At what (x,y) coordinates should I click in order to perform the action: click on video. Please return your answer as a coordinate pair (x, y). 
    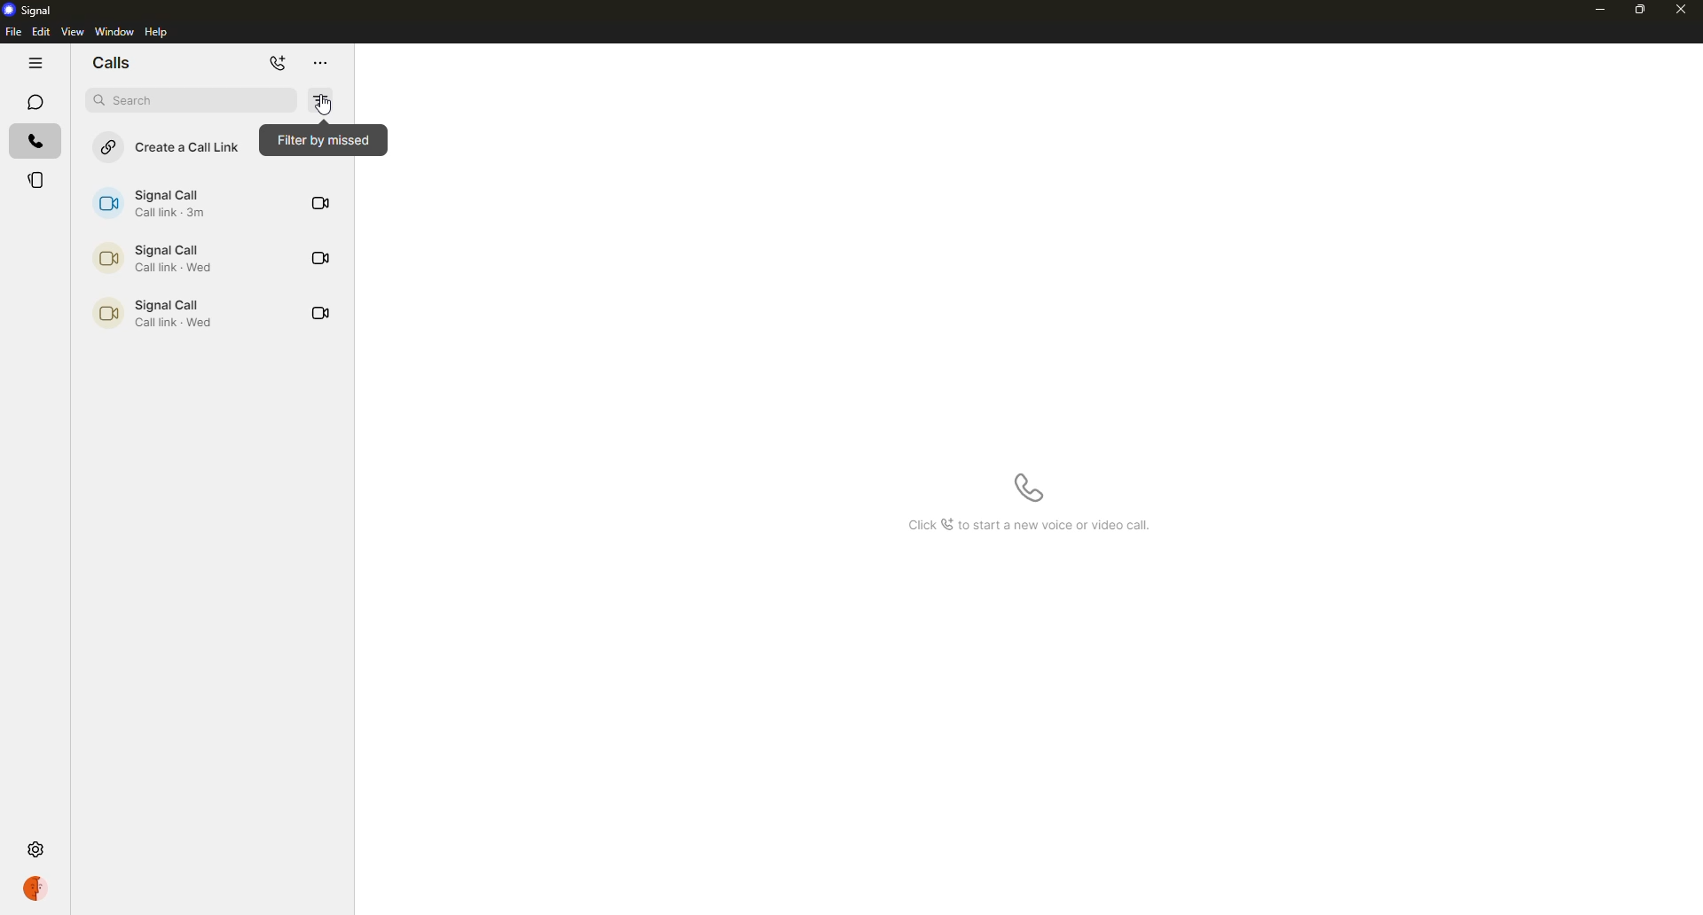
    Looking at the image, I should click on (322, 312).